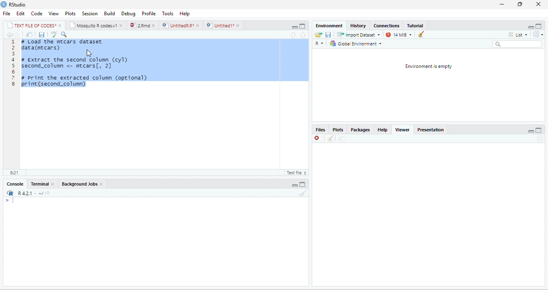 This screenshot has height=290, width=548. Describe the element at coordinates (78, 184) in the screenshot. I see `‘Background Jobs` at that location.